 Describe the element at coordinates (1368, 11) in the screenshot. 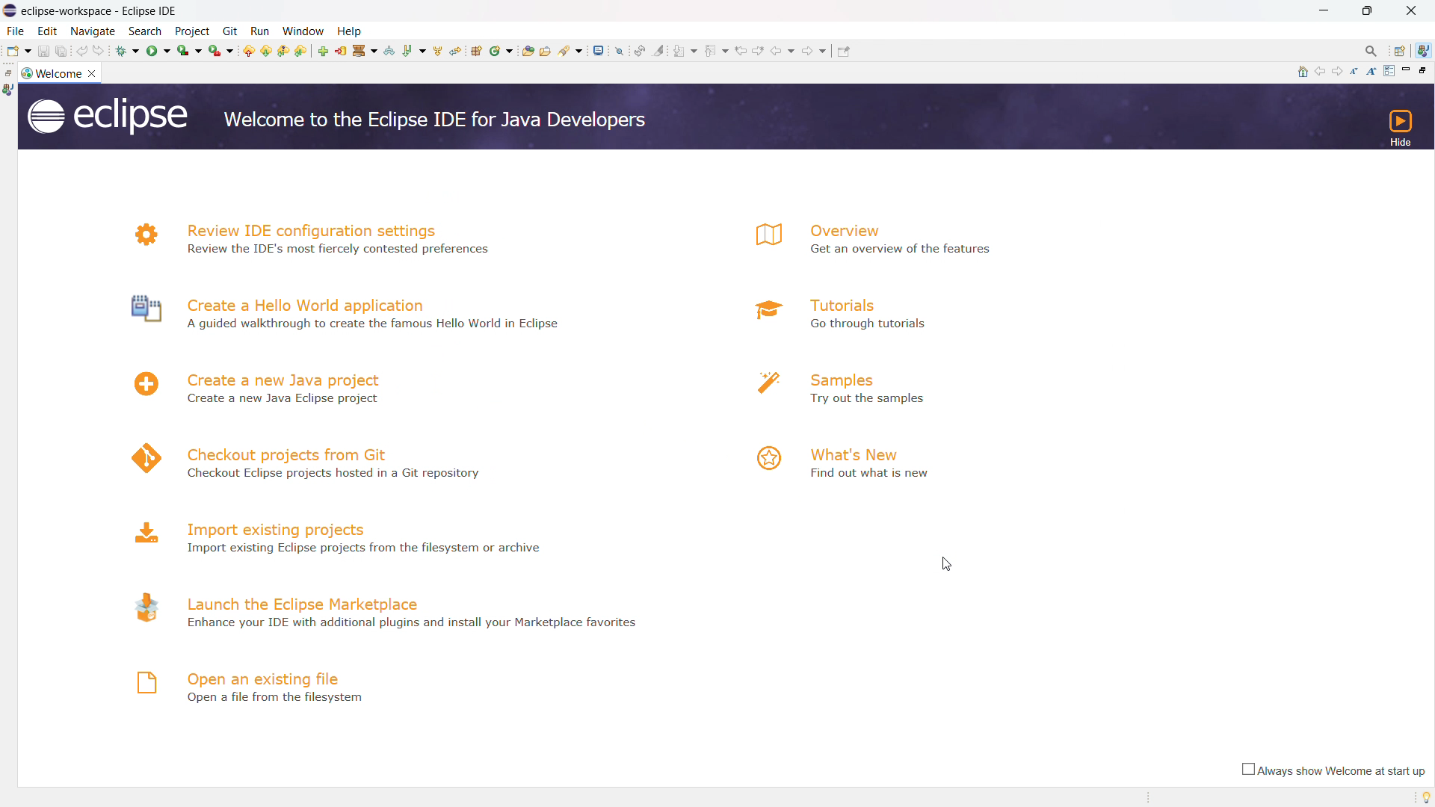

I see `maximize` at that location.